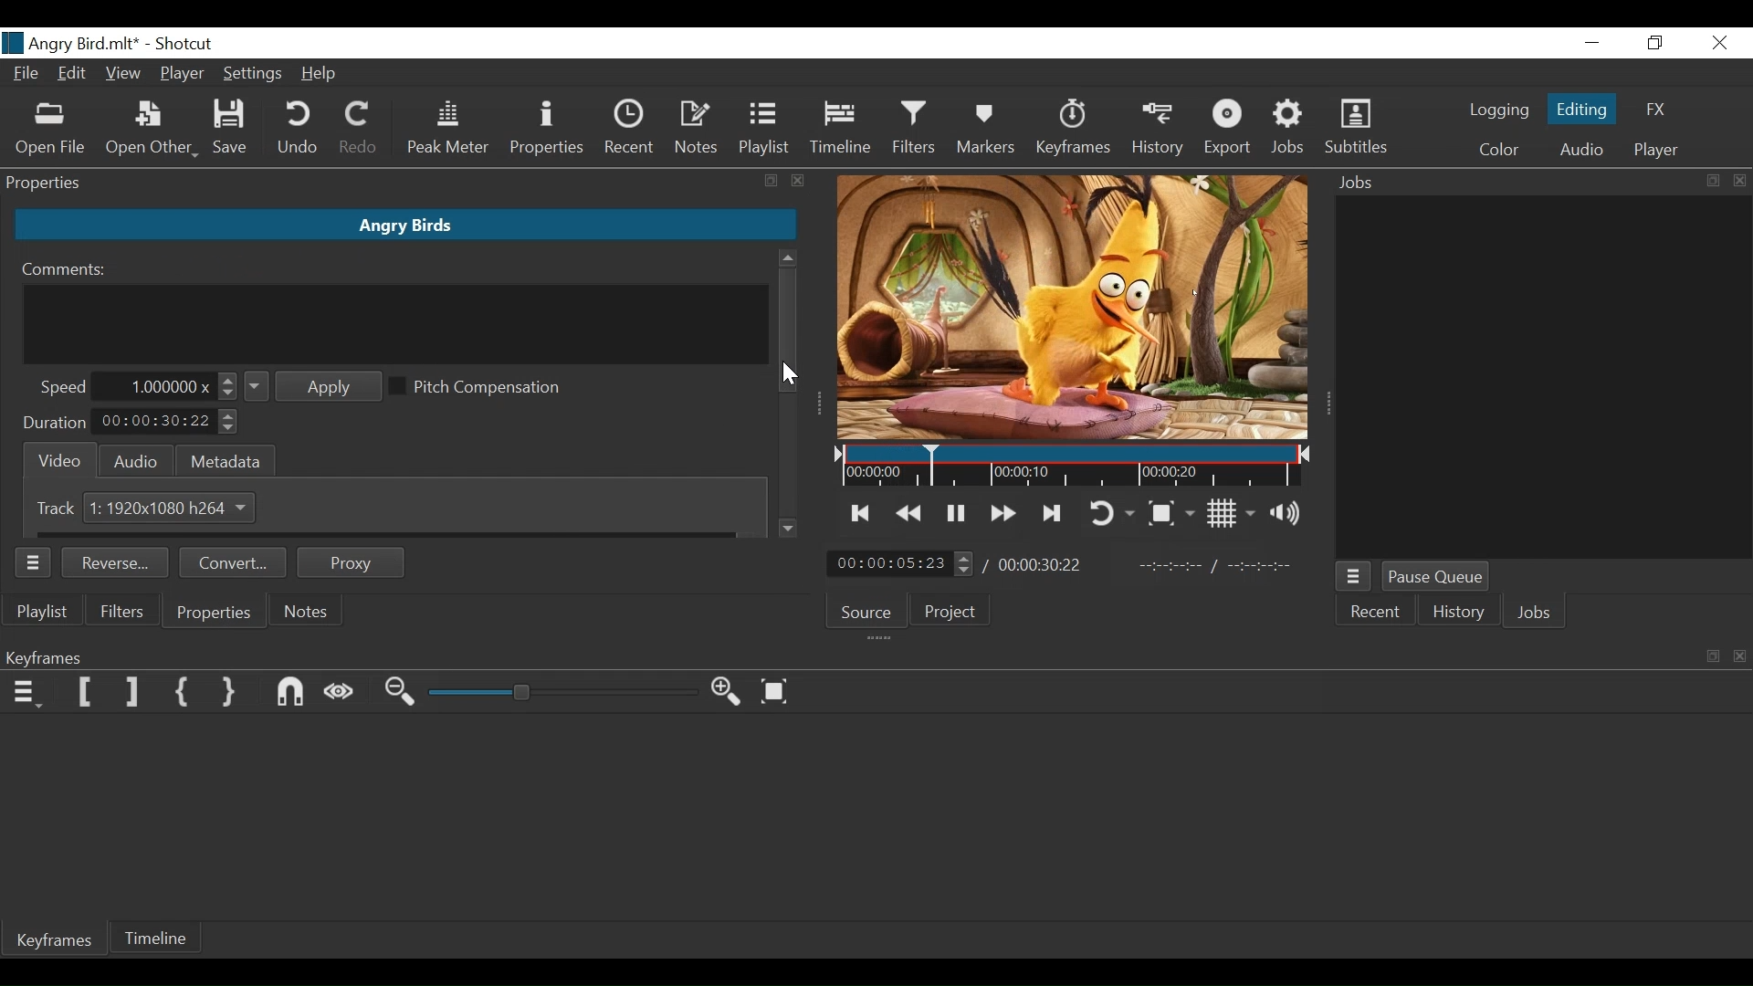 The width and height of the screenshot is (1753, 986). Describe the element at coordinates (1288, 131) in the screenshot. I see `Jobs` at that location.